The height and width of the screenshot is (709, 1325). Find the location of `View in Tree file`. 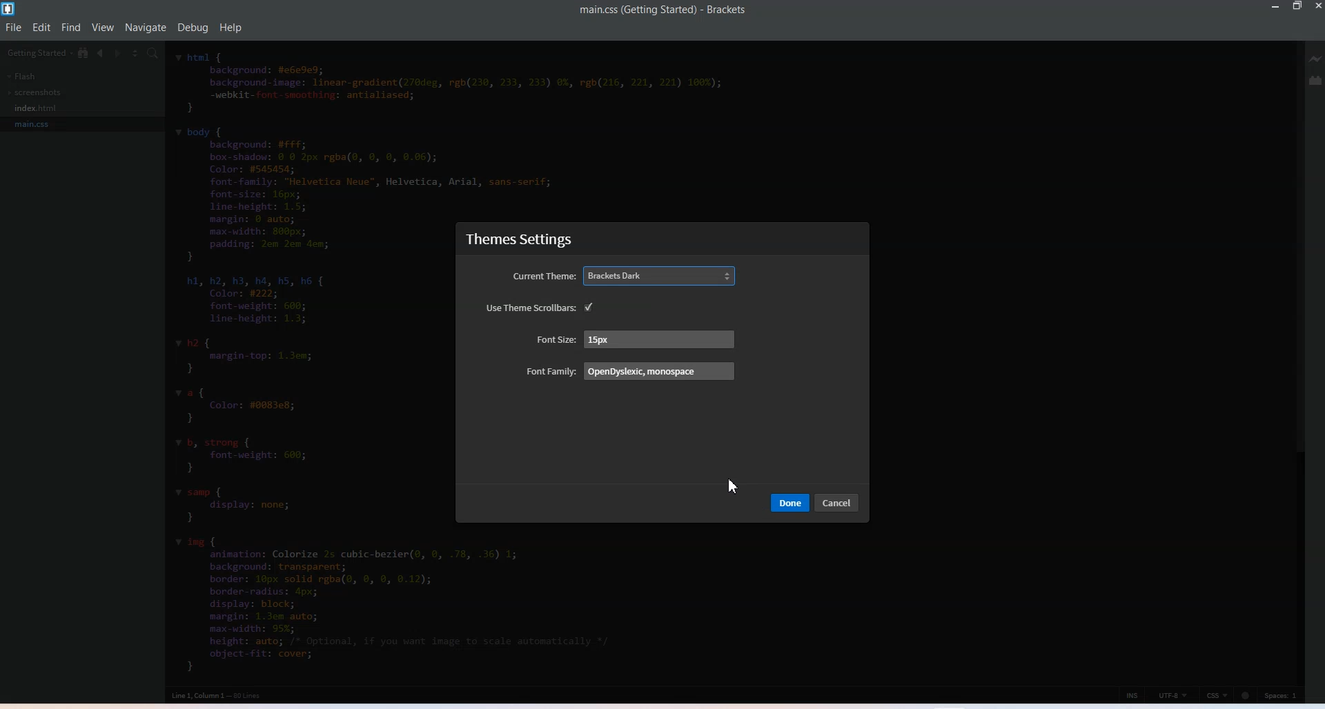

View in Tree file is located at coordinates (84, 53).